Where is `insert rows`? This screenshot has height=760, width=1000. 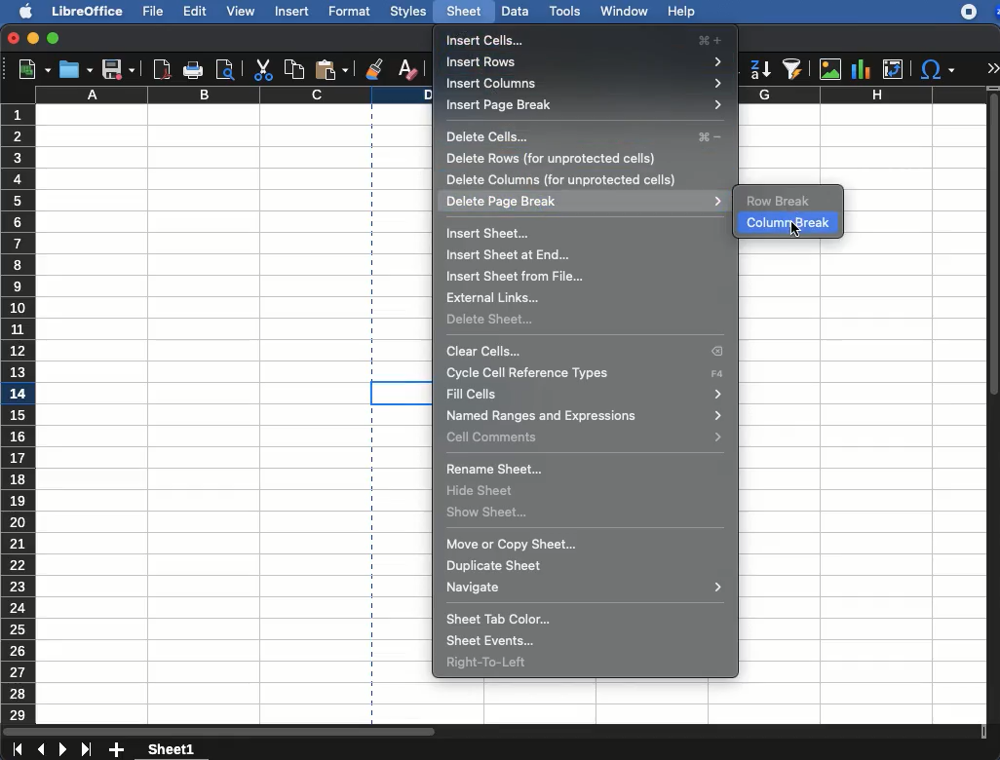 insert rows is located at coordinates (585, 61).